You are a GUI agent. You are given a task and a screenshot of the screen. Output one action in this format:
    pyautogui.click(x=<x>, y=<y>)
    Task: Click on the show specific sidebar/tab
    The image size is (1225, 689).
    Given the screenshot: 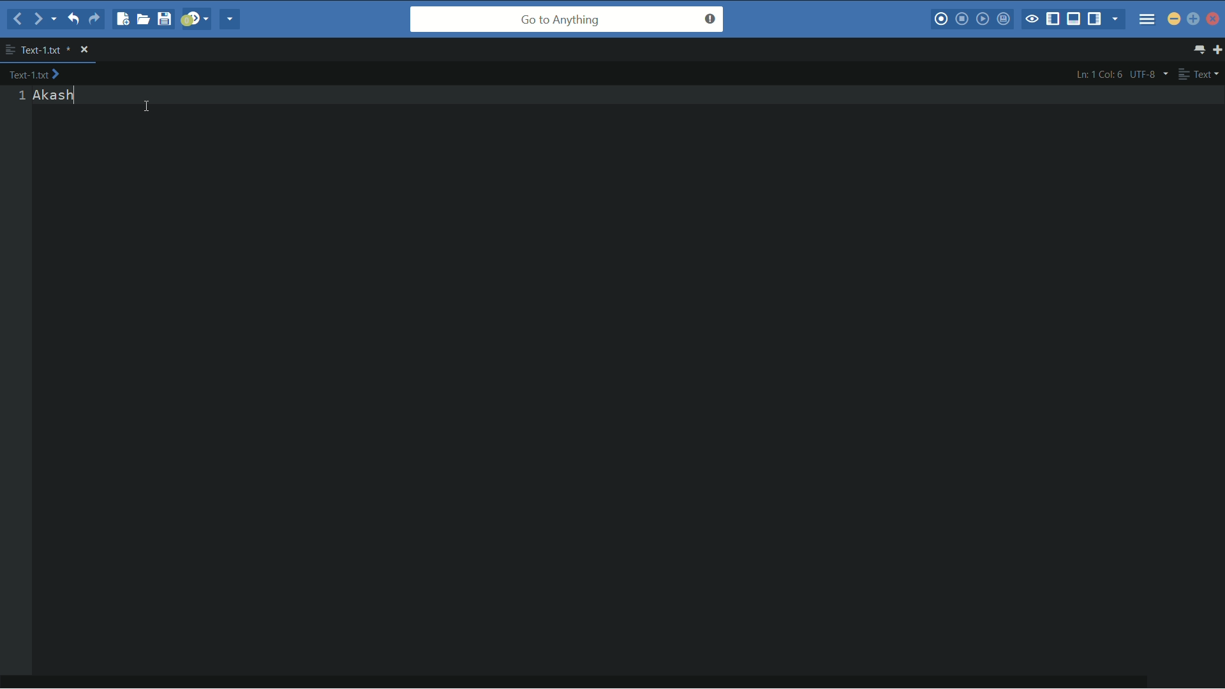 What is the action you would take?
    pyautogui.click(x=1116, y=19)
    